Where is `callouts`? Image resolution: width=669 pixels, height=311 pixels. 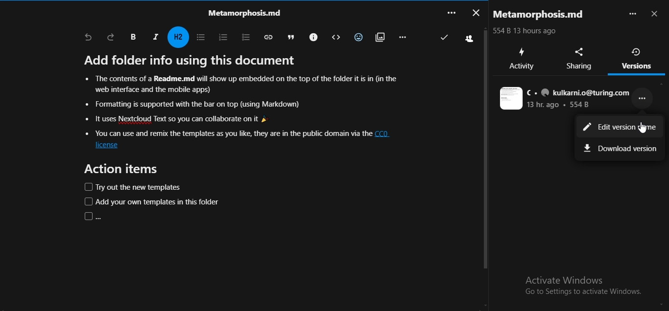 callouts is located at coordinates (312, 36).